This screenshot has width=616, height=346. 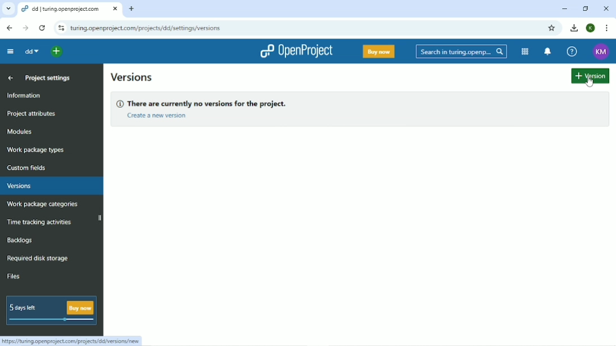 What do you see at coordinates (38, 259) in the screenshot?
I see `Required disk storage` at bounding box center [38, 259].